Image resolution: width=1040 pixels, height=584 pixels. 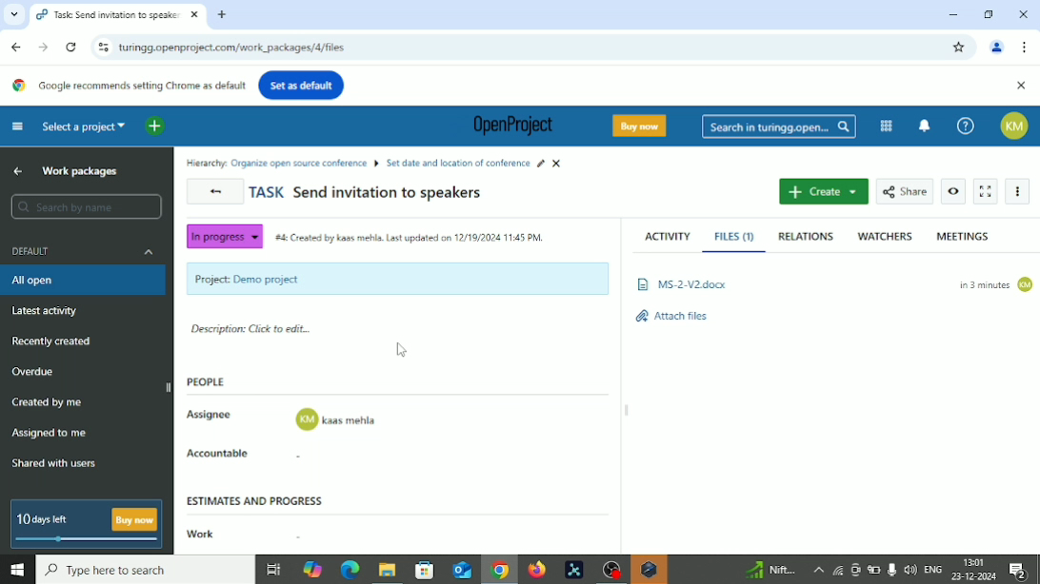 What do you see at coordinates (422, 569) in the screenshot?
I see `Microsoft store` at bounding box center [422, 569].